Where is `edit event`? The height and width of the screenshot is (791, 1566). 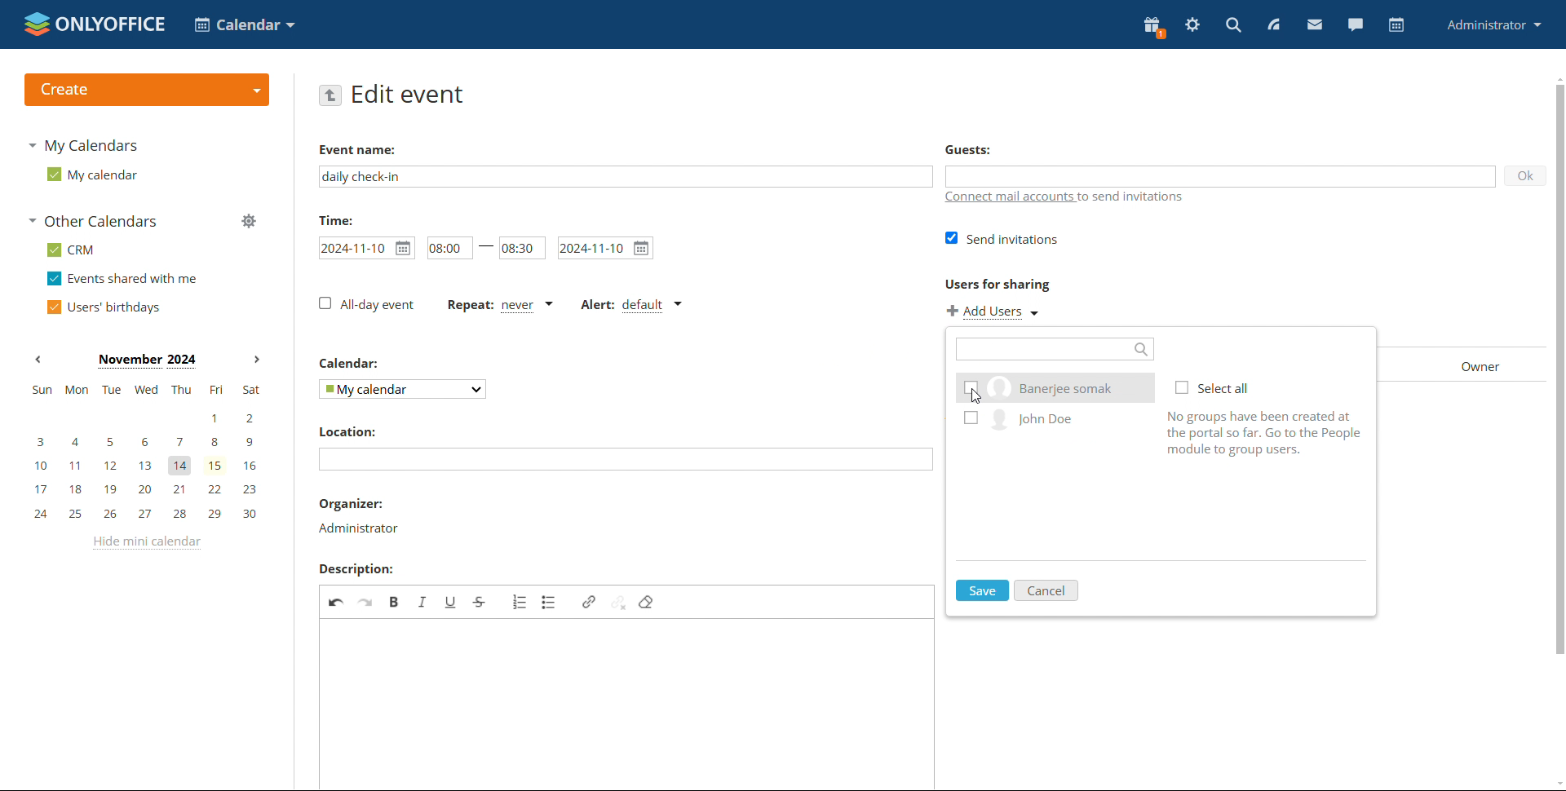 edit event is located at coordinates (409, 95).